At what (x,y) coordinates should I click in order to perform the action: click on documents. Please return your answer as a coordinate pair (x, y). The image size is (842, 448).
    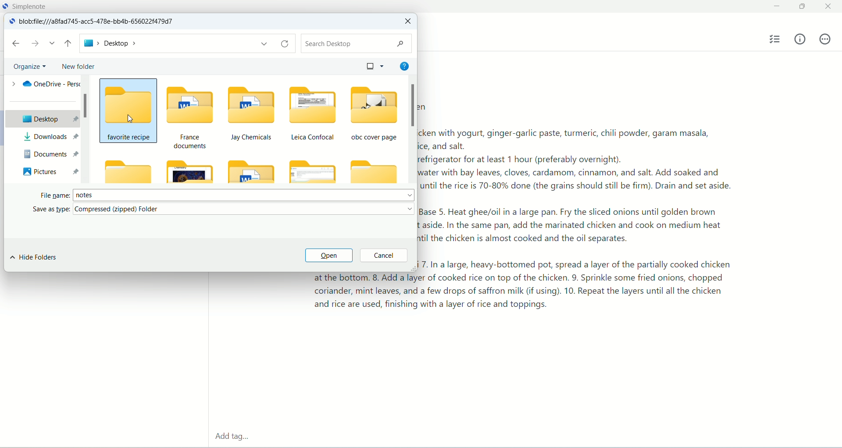
    Looking at the image, I should click on (50, 152).